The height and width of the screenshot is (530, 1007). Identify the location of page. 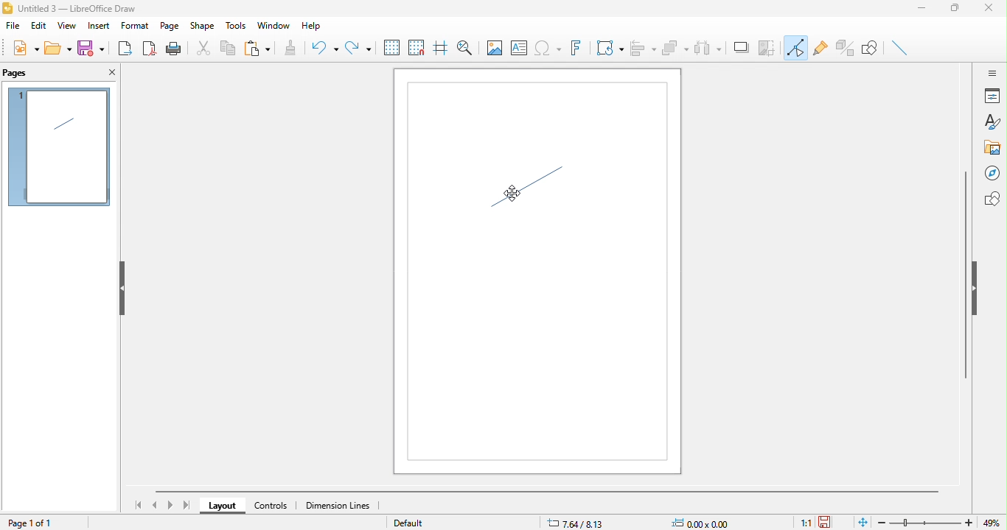
(170, 26).